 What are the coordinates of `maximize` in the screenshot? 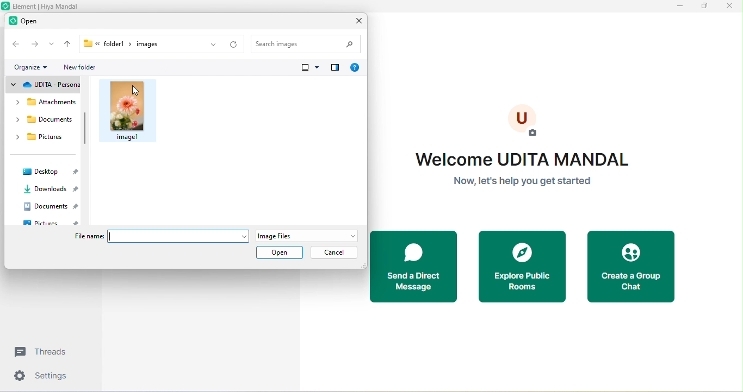 It's located at (704, 7).